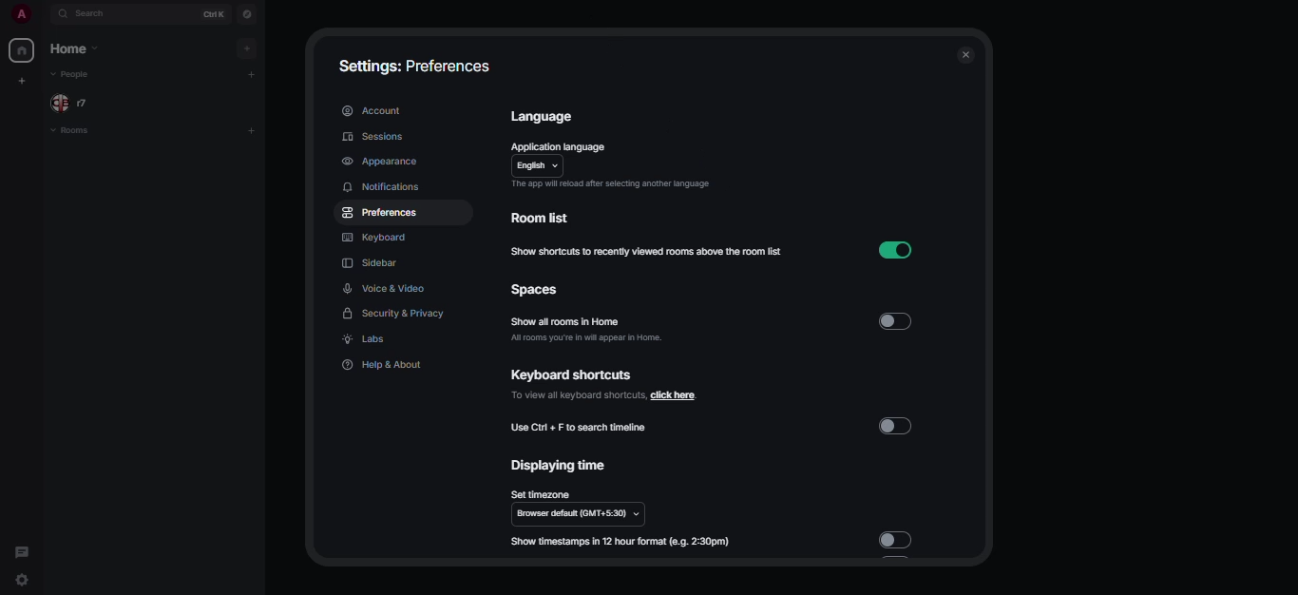  Describe the element at coordinates (368, 339) in the screenshot. I see `labs` at that location.